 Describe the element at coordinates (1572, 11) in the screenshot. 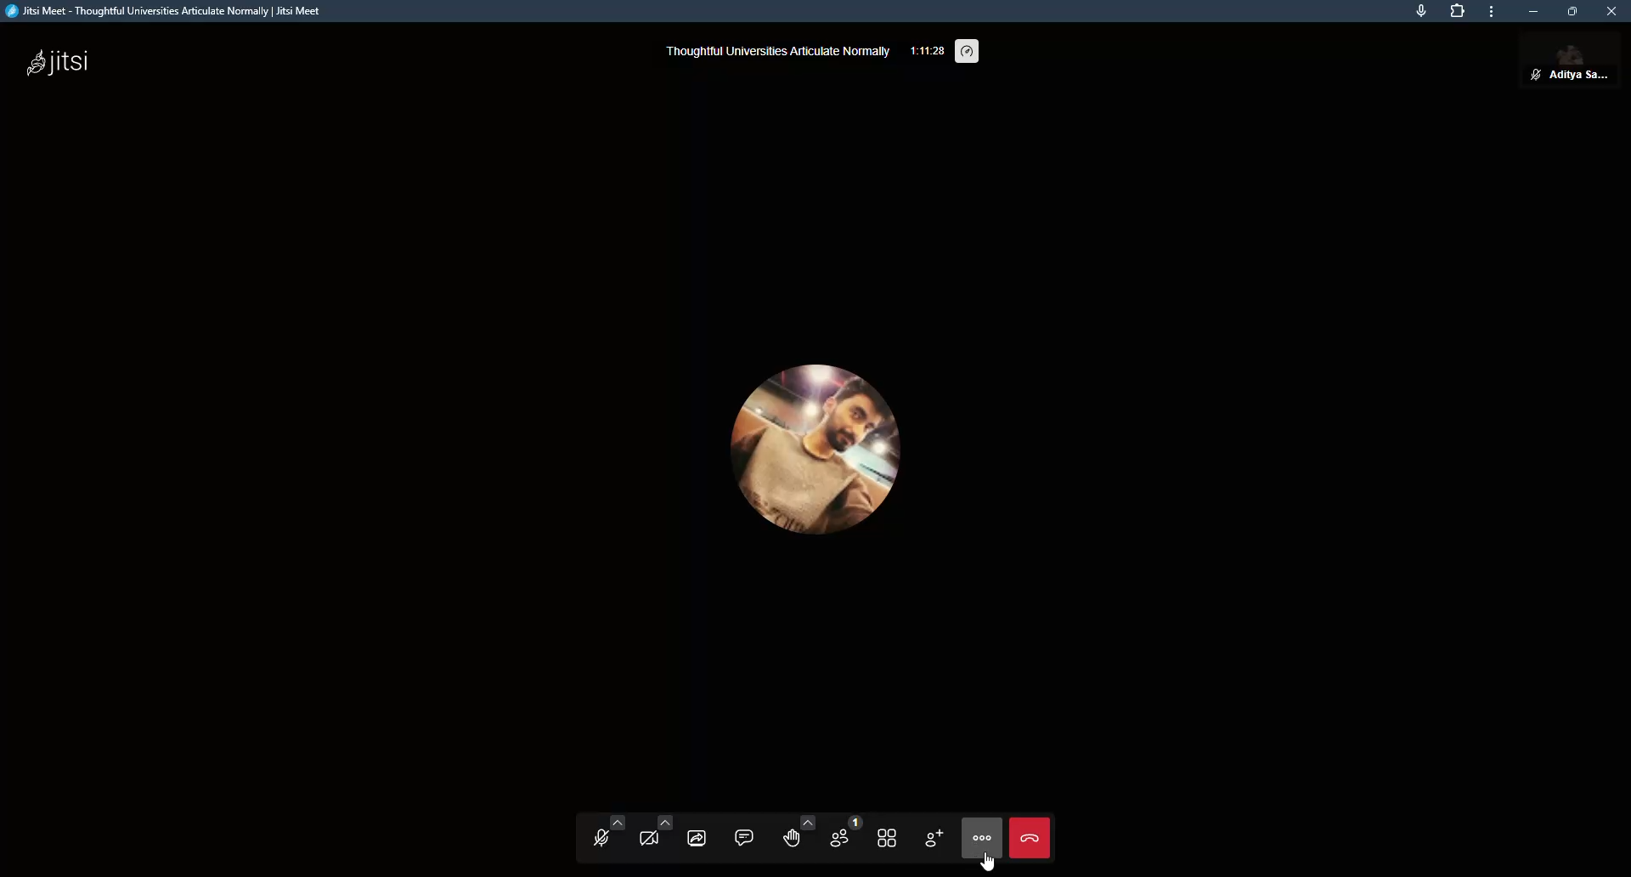

I see `maximize` at that location.